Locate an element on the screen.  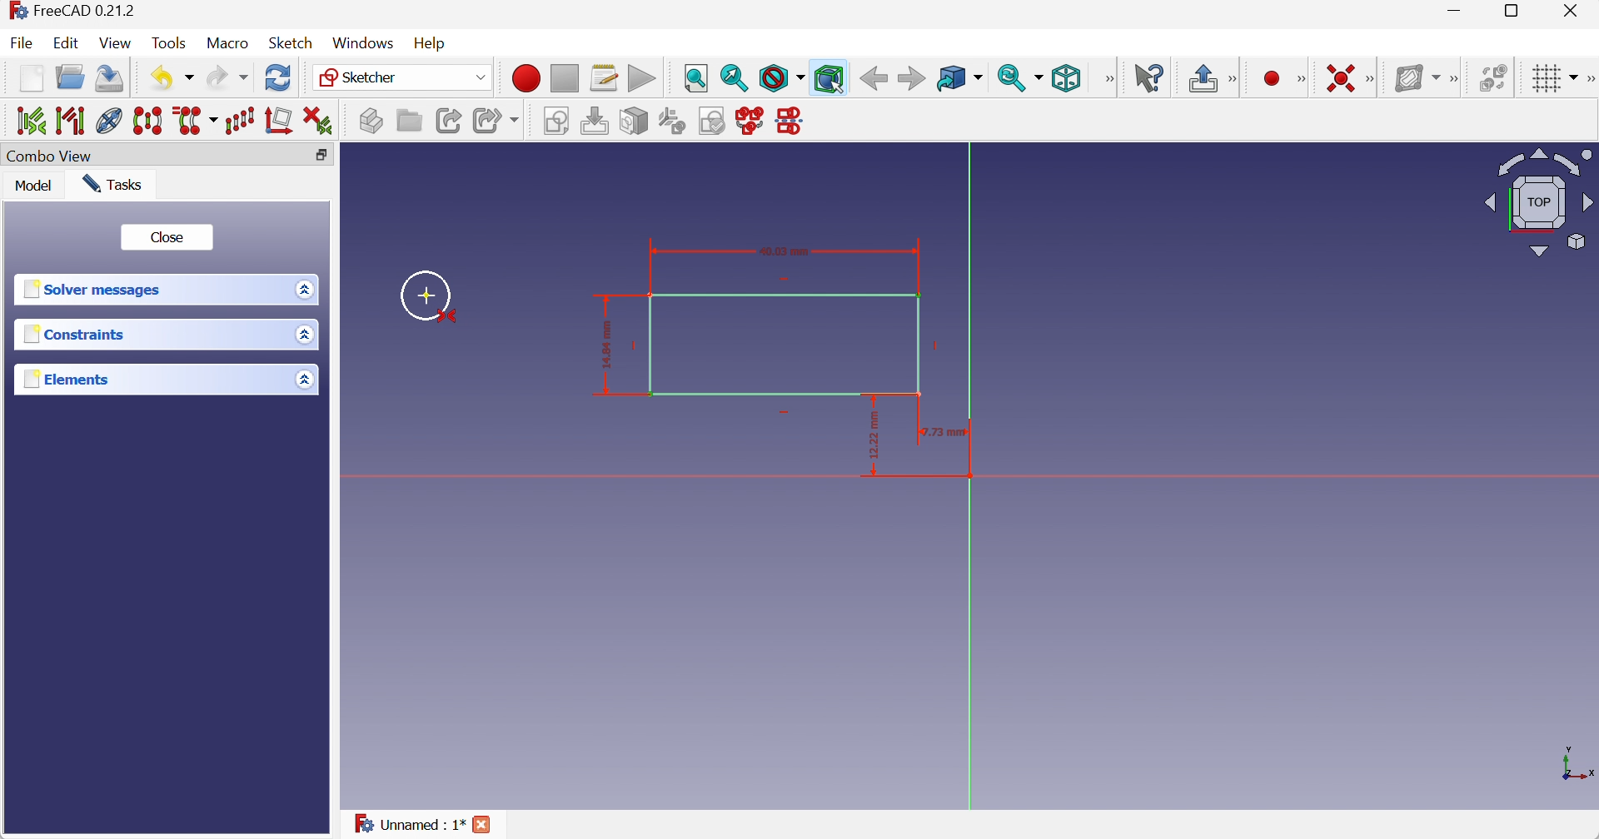
Fit all is located at coordinates (697, 79).